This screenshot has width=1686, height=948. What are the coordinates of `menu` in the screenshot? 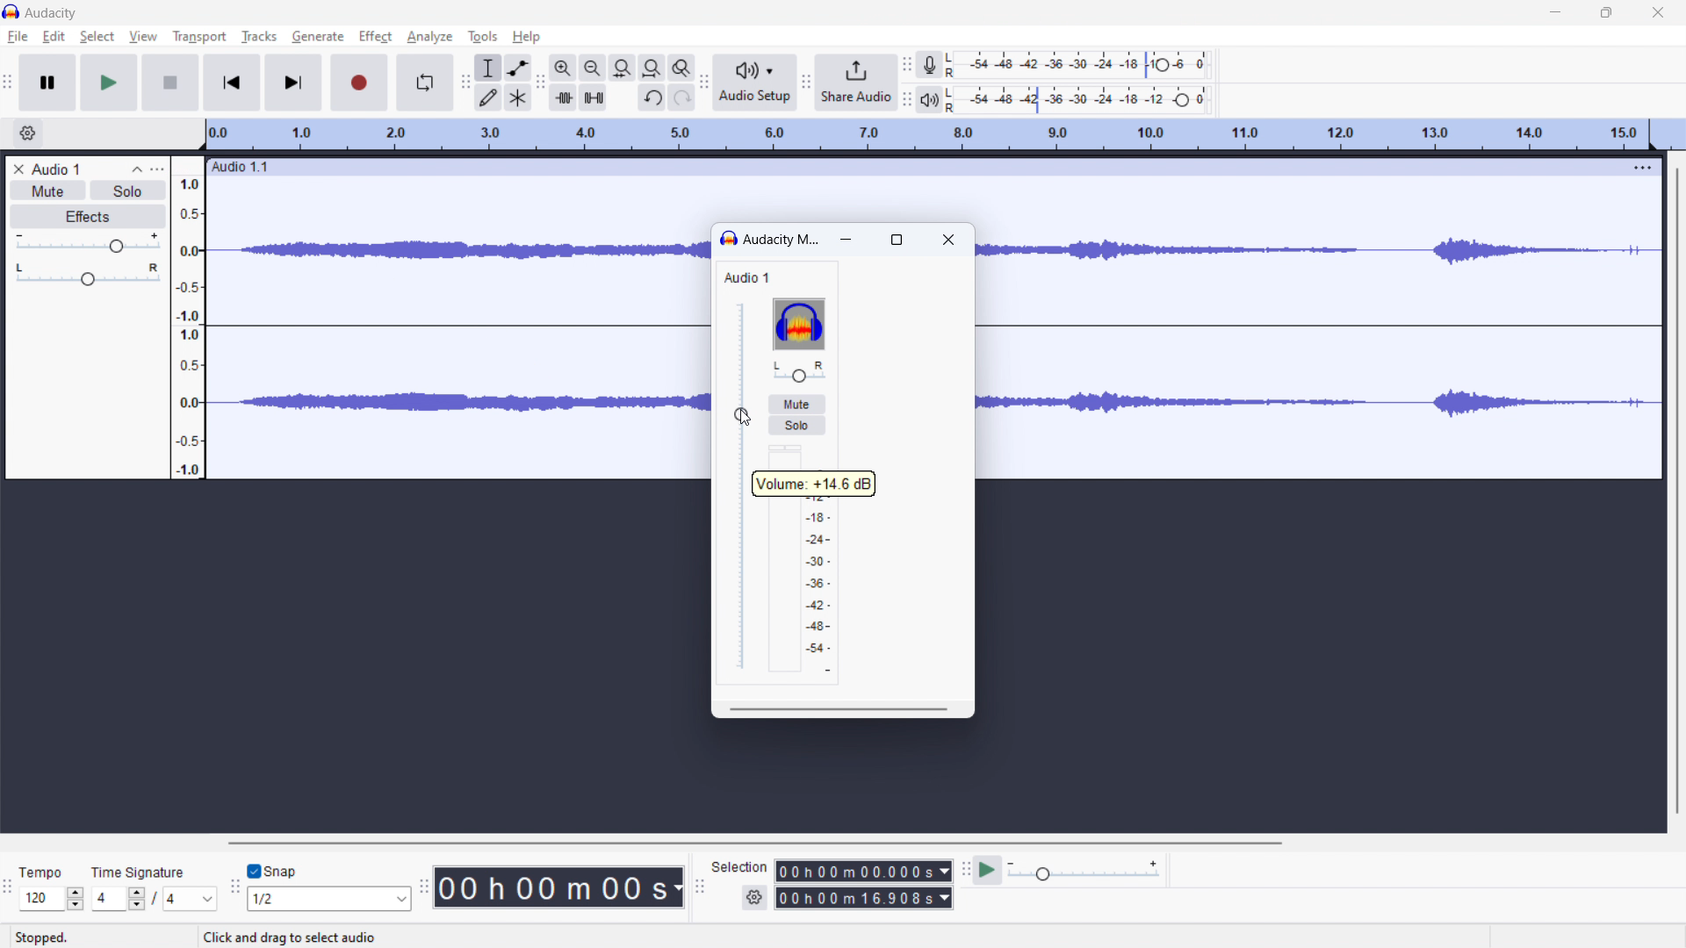 It's located at (1641, 167).